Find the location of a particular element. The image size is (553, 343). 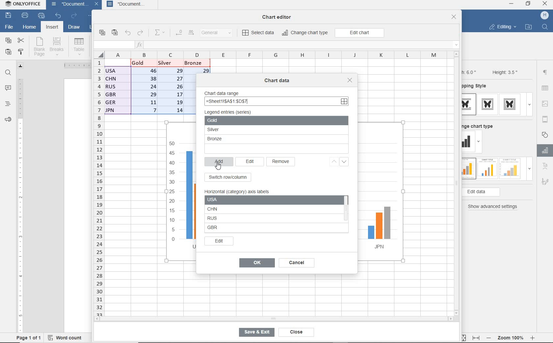

change chart type is located at coordinates (305, 33).